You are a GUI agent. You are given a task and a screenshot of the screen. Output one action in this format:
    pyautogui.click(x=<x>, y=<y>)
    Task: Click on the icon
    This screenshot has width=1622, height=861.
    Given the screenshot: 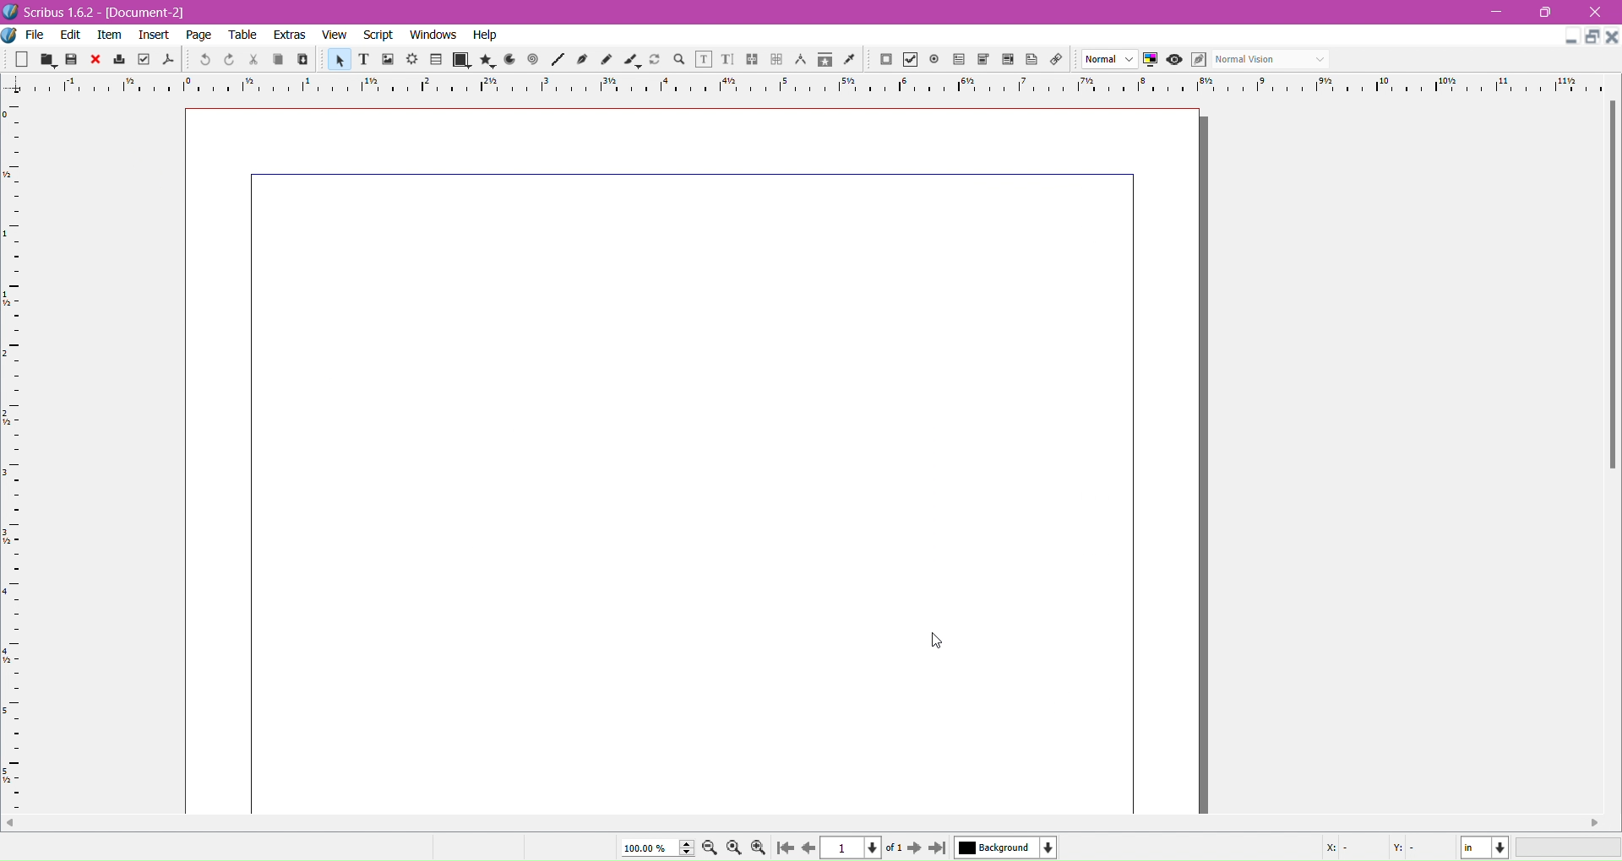 What is the action you would take?
    pyautogui.click(x=933, y=58)
    